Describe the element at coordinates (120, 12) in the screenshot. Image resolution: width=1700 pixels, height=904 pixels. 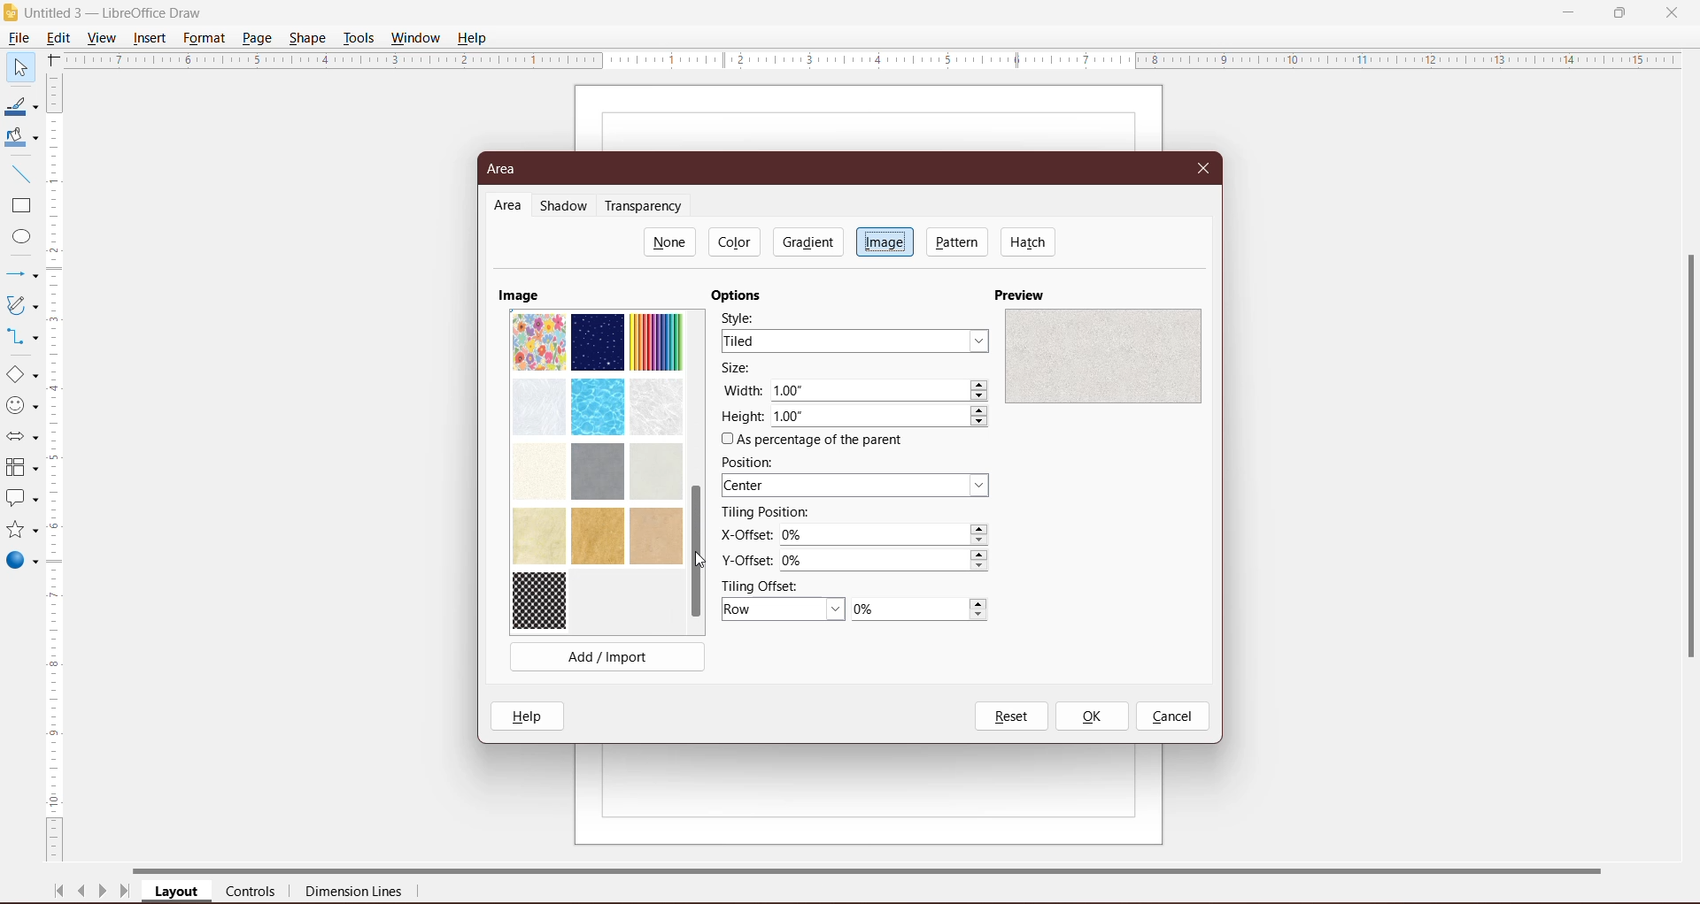
I see `Diagram Title - Application Name` at that location.